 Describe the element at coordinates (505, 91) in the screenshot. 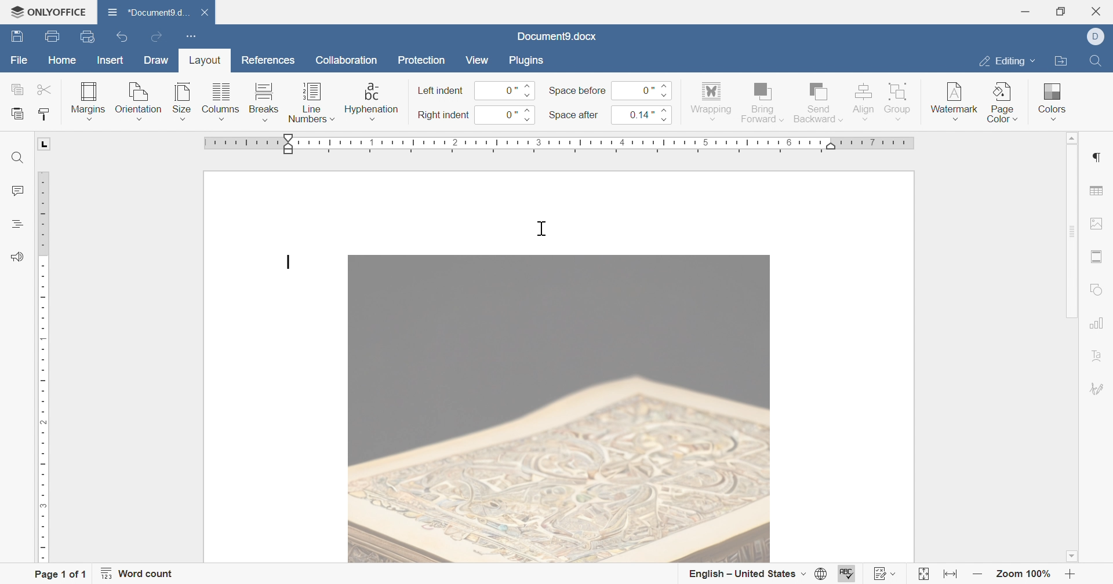

I see `0` at that location.